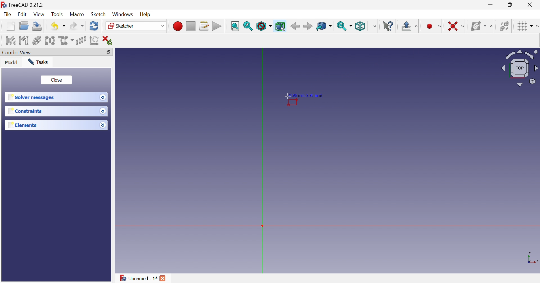 The image size is (540, 283). I want to click on Restore down, so click(109, 53).